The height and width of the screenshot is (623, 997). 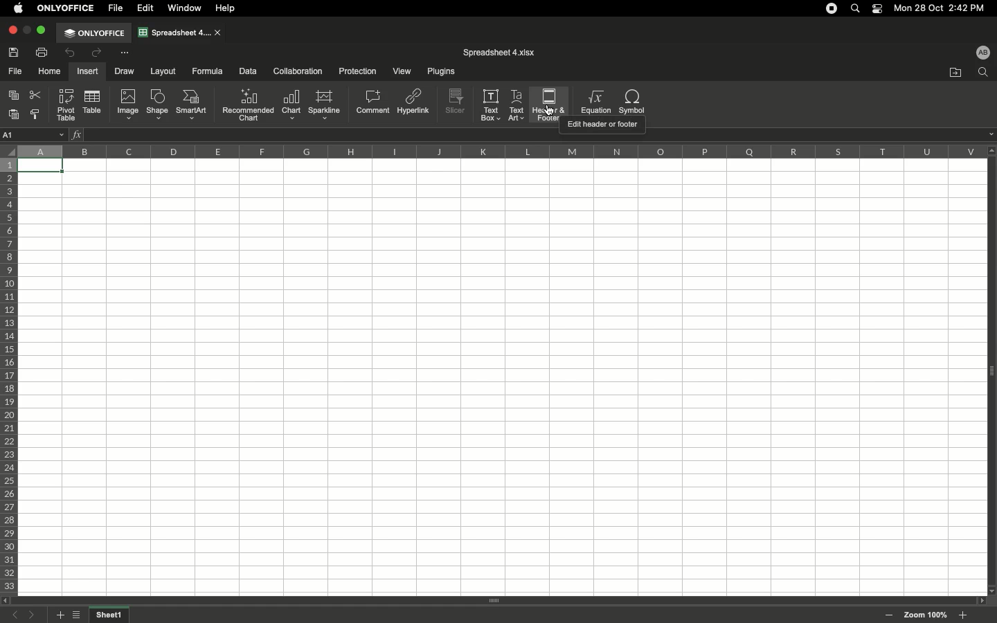 I want to click on Close, so click(x=12, y=30).